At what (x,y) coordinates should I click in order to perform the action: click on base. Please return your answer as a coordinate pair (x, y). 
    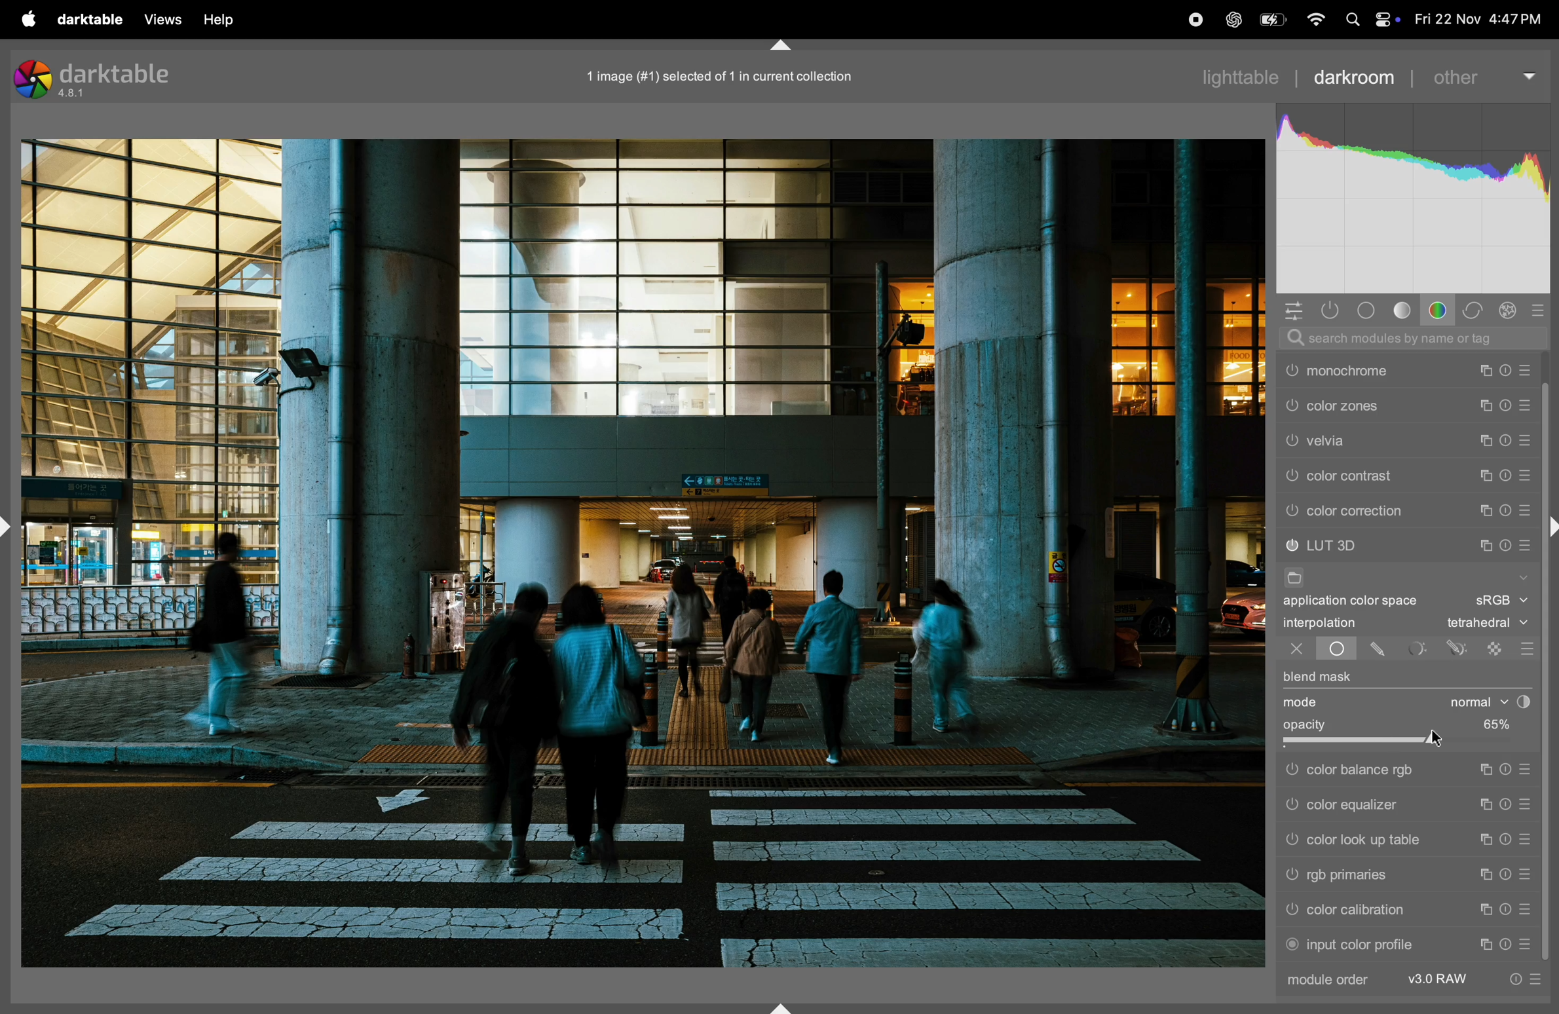
    Looking at the image, I should click on (1369, 311).